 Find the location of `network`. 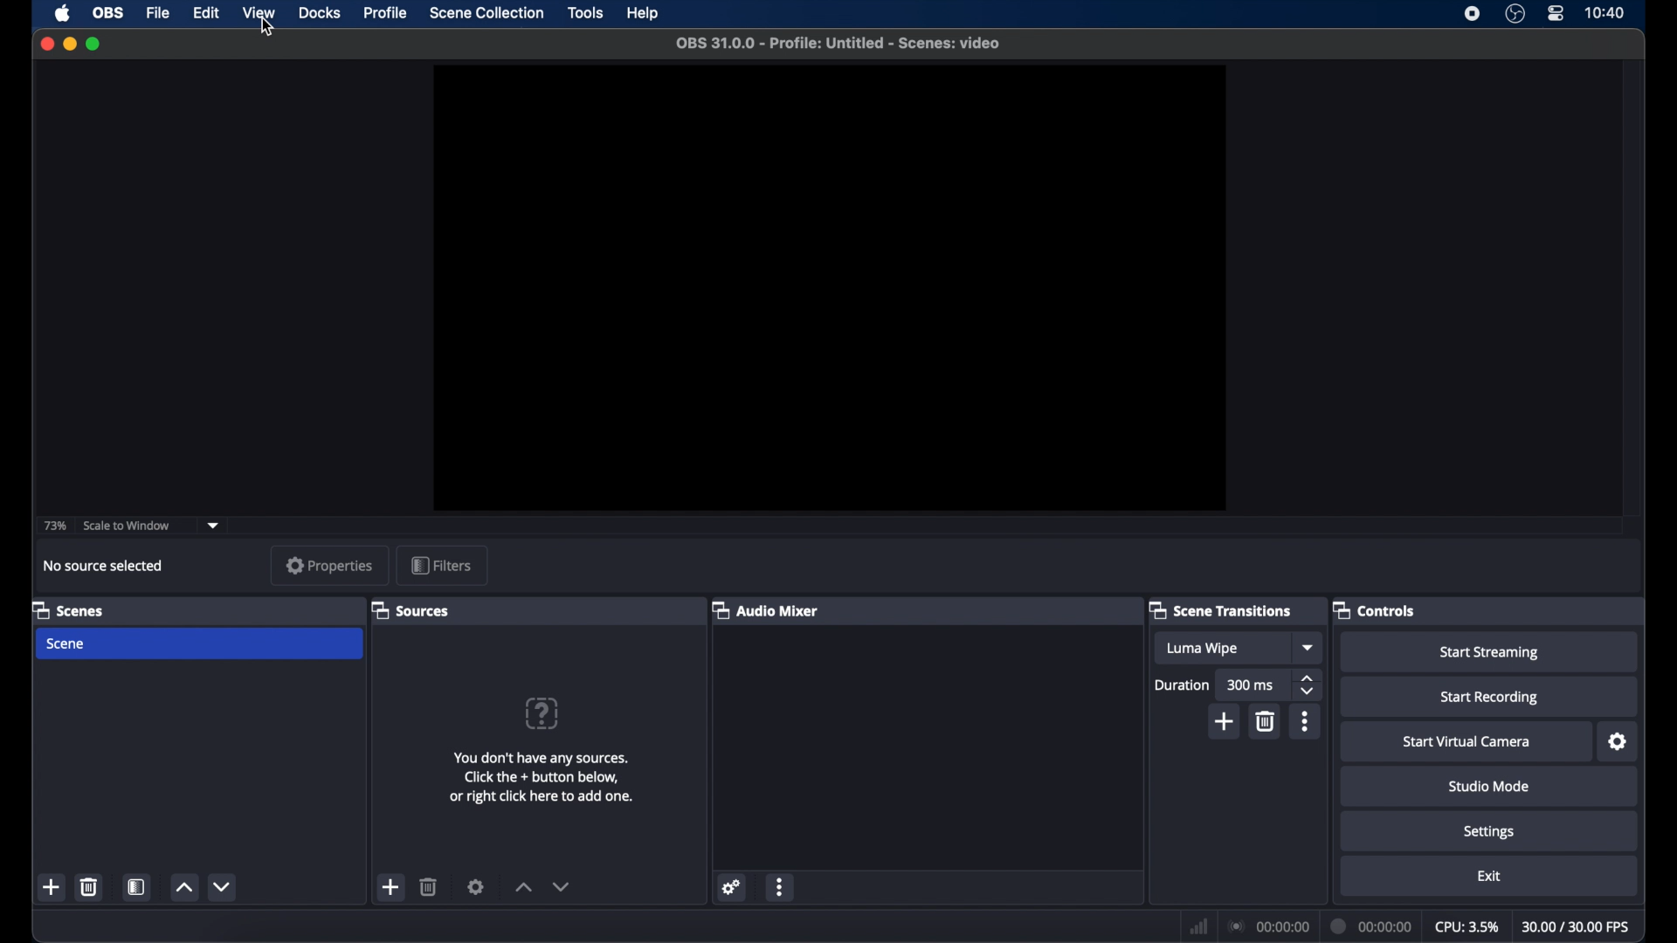

network is located at coordinates (1198, 926).